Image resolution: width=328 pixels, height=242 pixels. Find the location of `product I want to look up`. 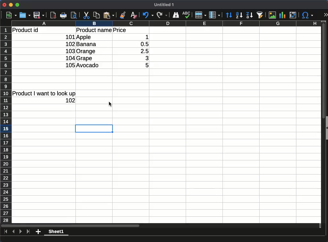

product I want to look up is located at coordinates (44, 93).